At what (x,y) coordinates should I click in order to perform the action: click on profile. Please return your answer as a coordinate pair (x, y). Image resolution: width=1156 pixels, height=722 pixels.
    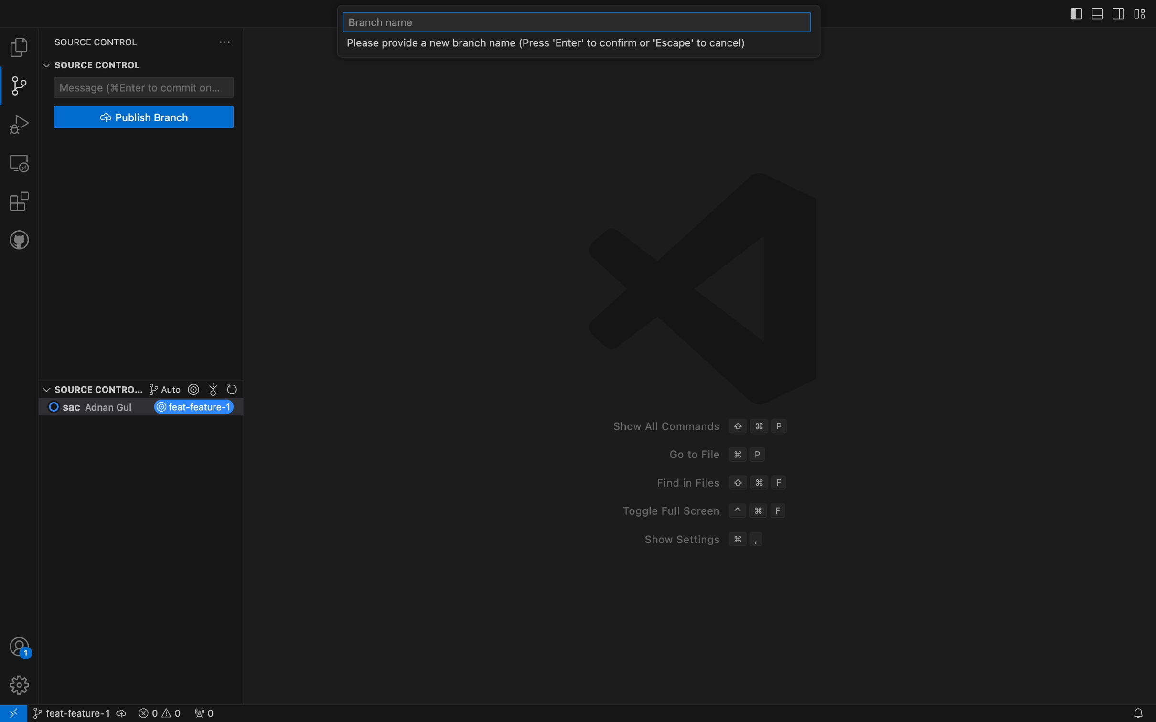
    Looking at the image, I should click on (18, 684).